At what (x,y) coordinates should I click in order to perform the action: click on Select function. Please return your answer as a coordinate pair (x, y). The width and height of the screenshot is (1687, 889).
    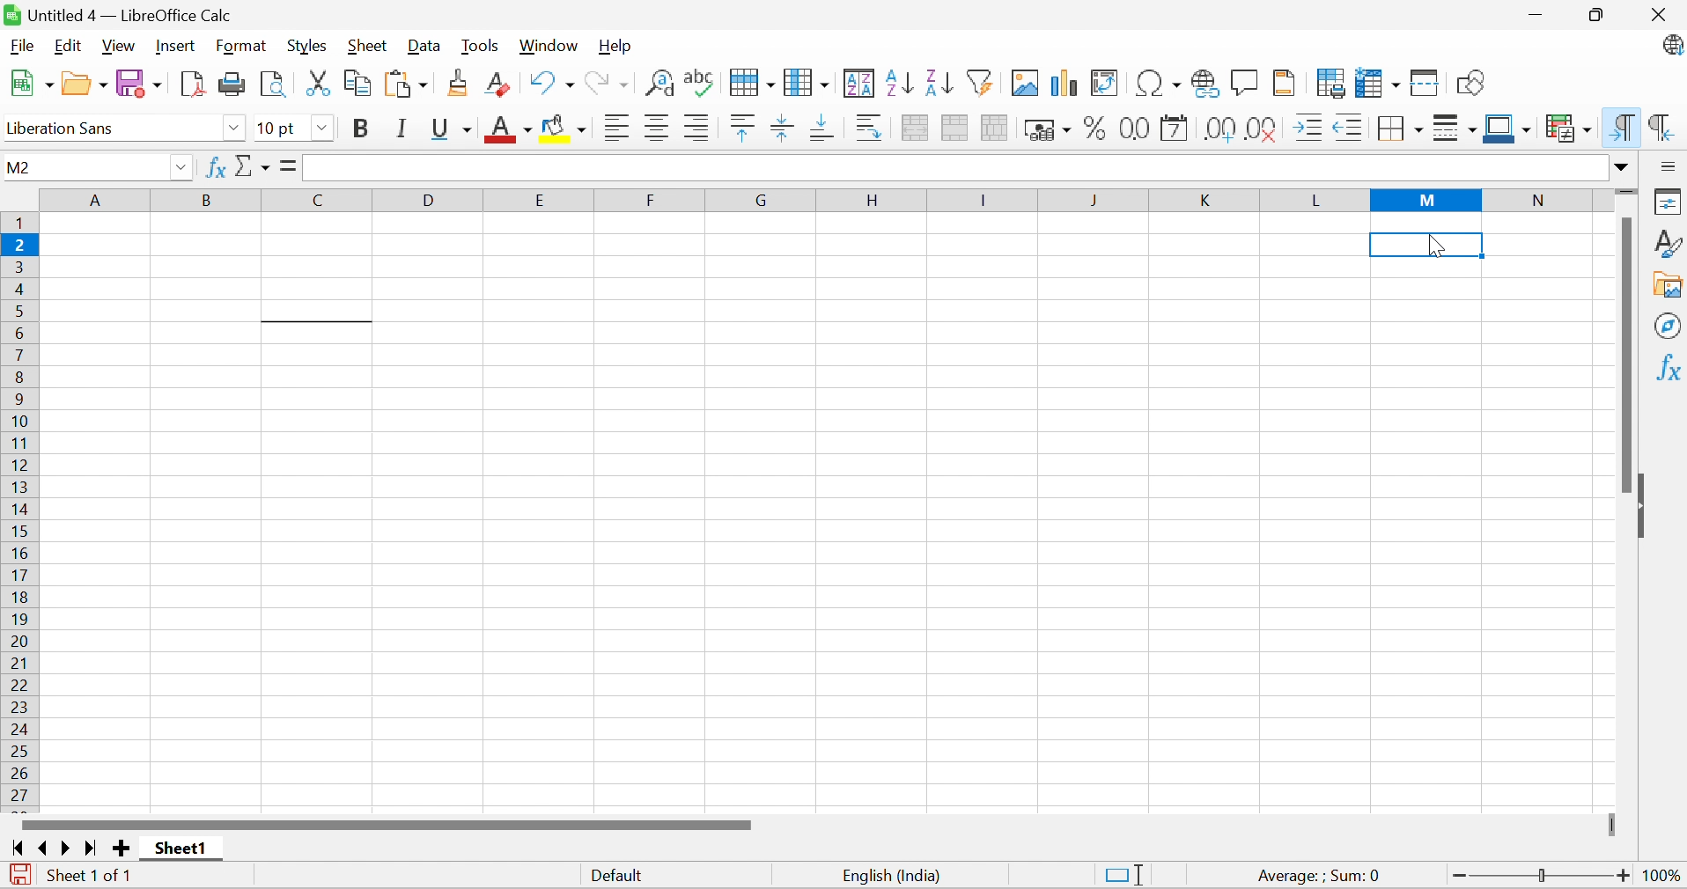
    Looking at the image, I should click on (254, 168).